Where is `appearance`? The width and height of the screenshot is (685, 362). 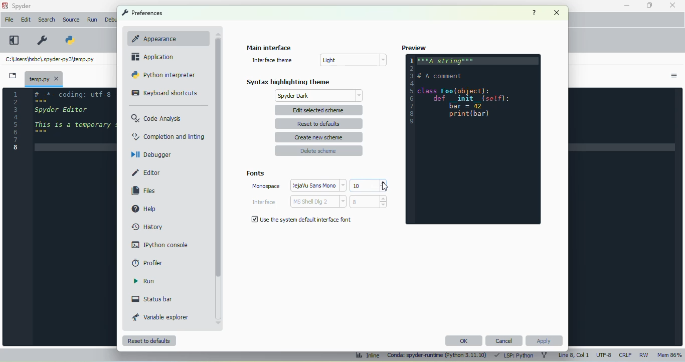
appearance is located at coordinates (164, 38).